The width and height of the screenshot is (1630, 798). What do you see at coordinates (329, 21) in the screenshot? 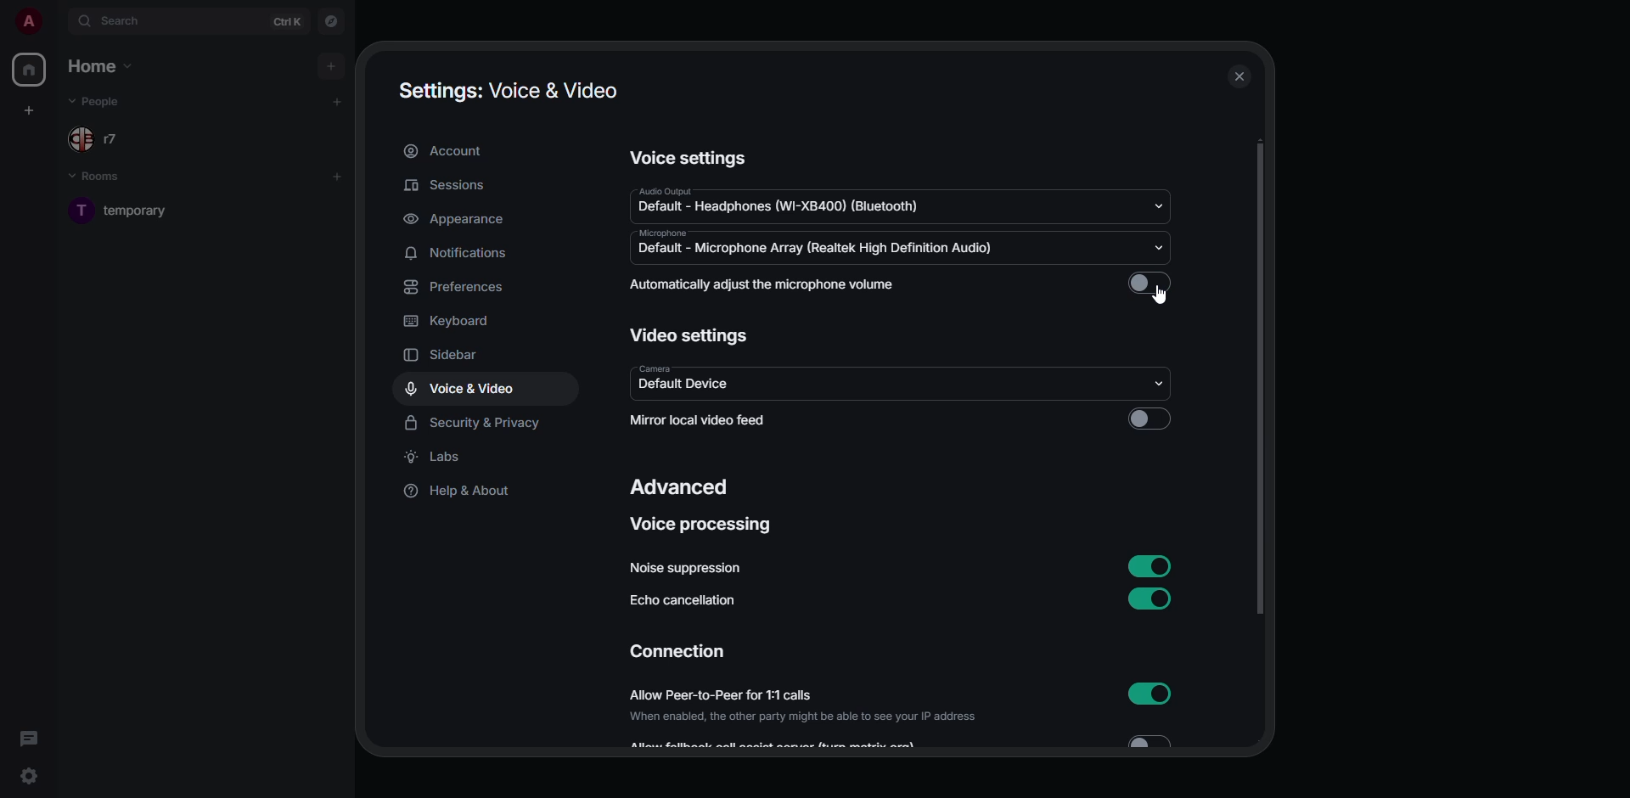
I see `navigator` at bounding box center [329, 21].